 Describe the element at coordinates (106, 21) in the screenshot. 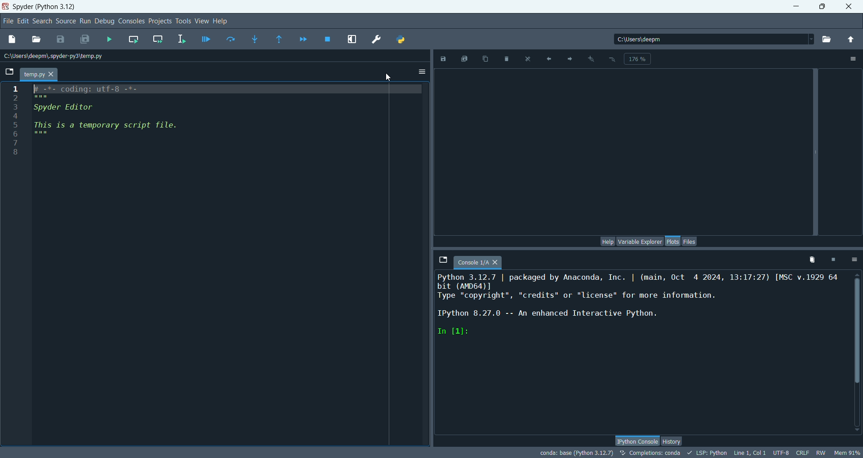

I see `debug` at that location.